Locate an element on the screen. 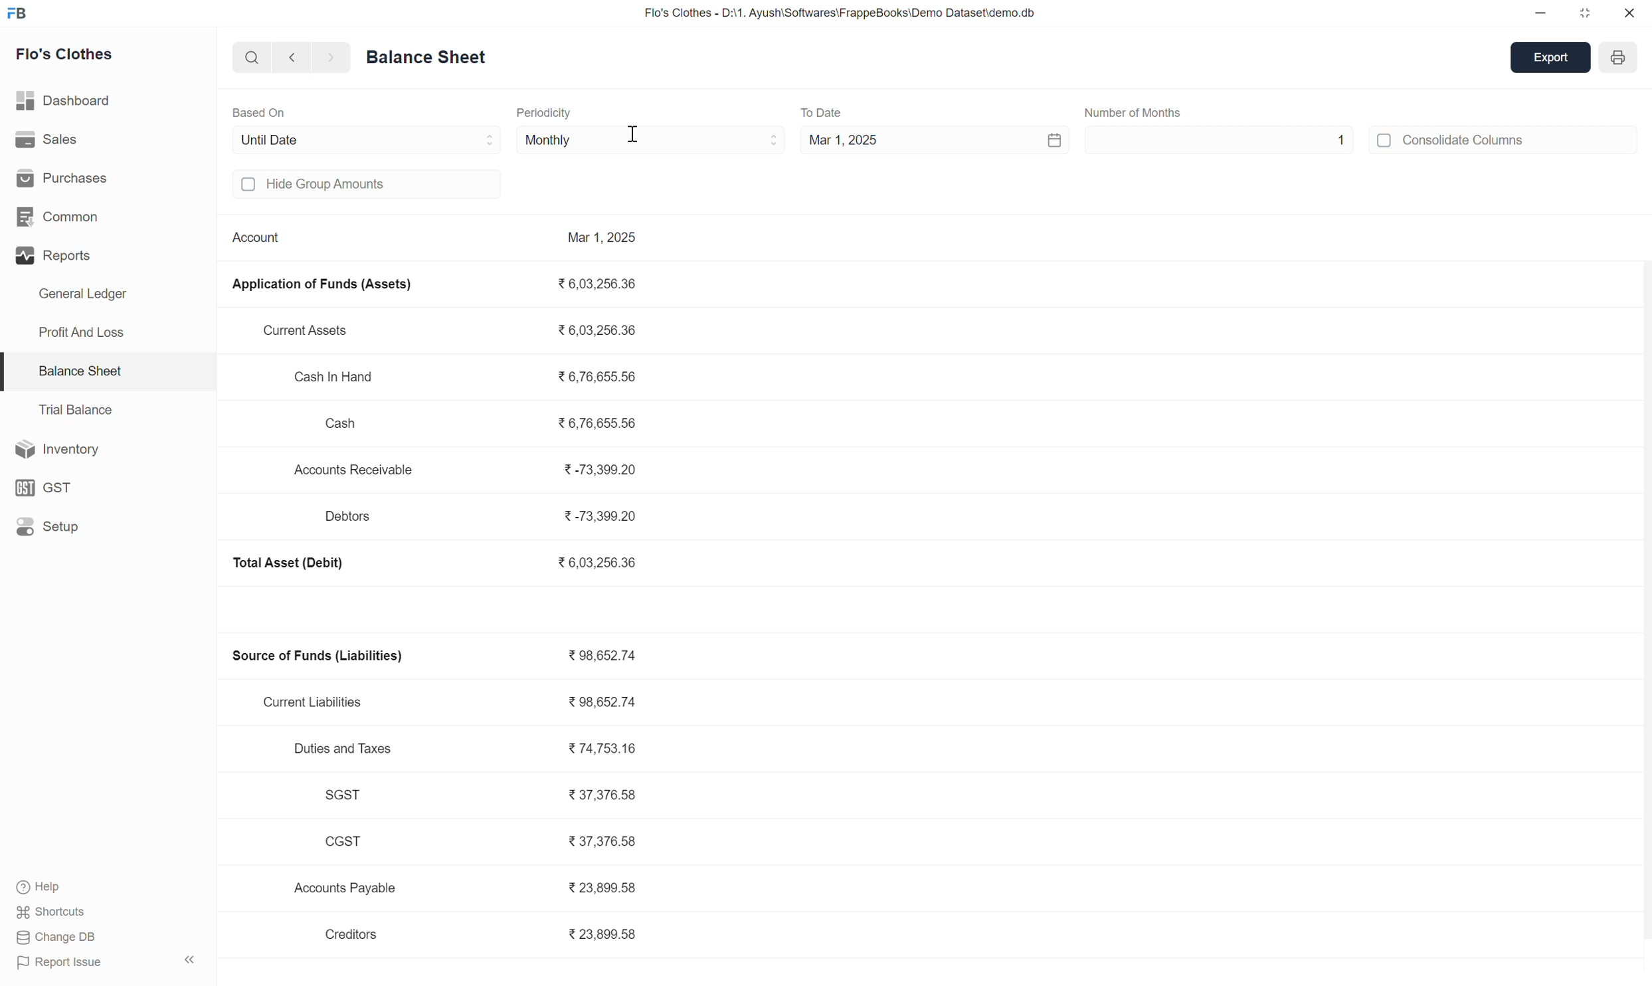 The width and height of the screenshot is (1652, 986). forward is located at coordinates (325, 58).